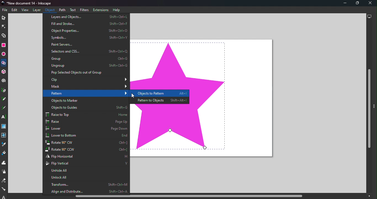 The width and height of the screenshot is (377, 199). I want to click on Layers, so click(36, 10).